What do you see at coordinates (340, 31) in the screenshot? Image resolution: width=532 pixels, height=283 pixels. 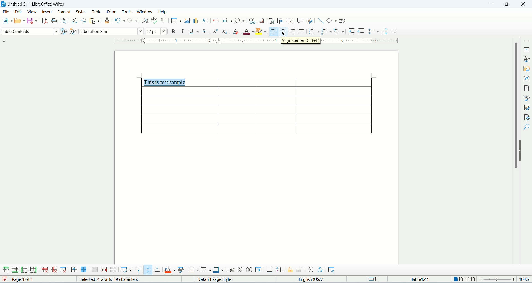 I see `outline format` at bounding box center [340, 31].